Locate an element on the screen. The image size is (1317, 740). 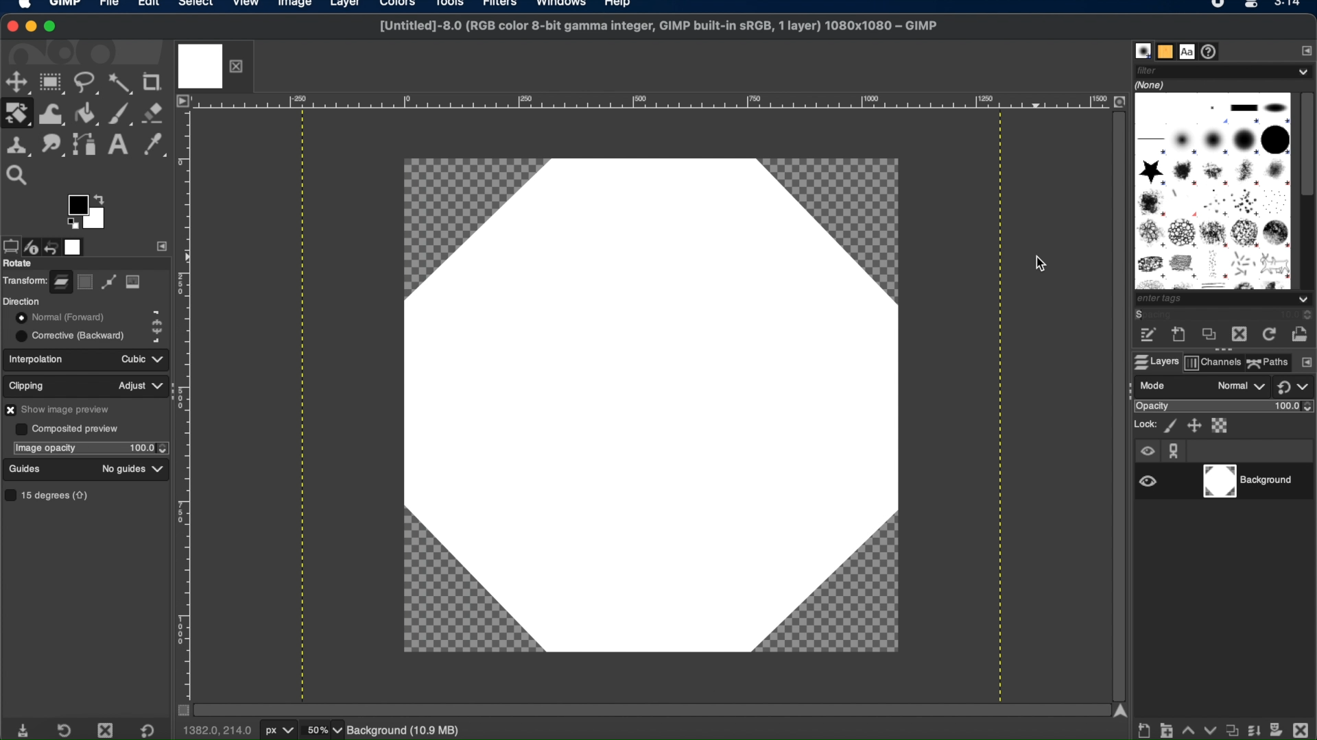
brush types is located at coordinates (1212, 190).